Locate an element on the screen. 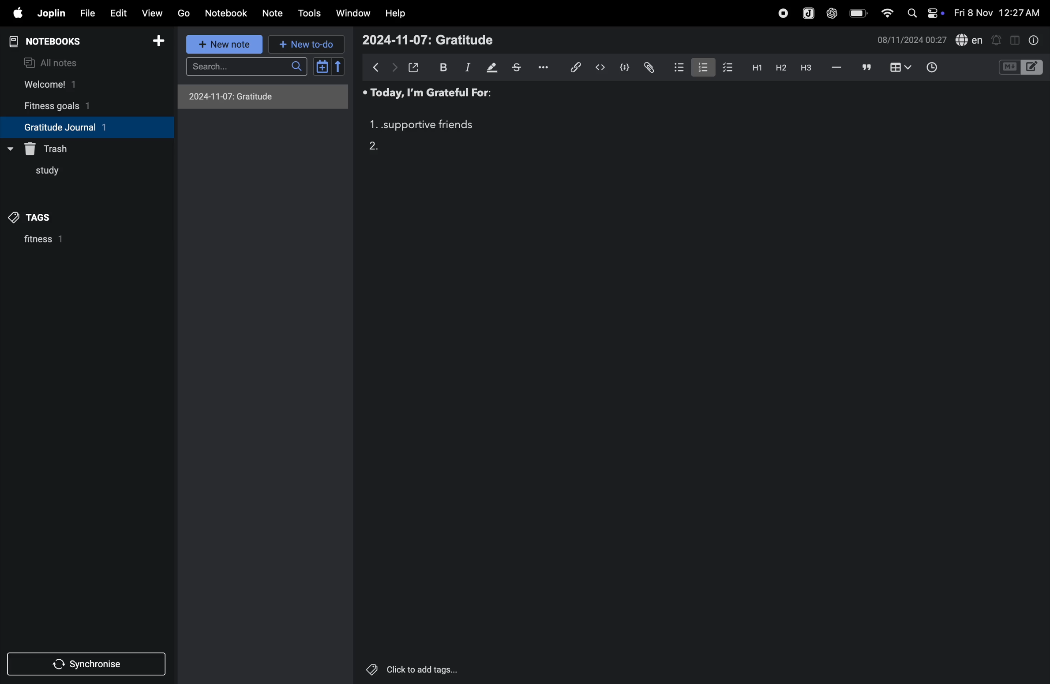 This screenshot has height=684, width=1050. insert time is located at coordinates (930, 68).